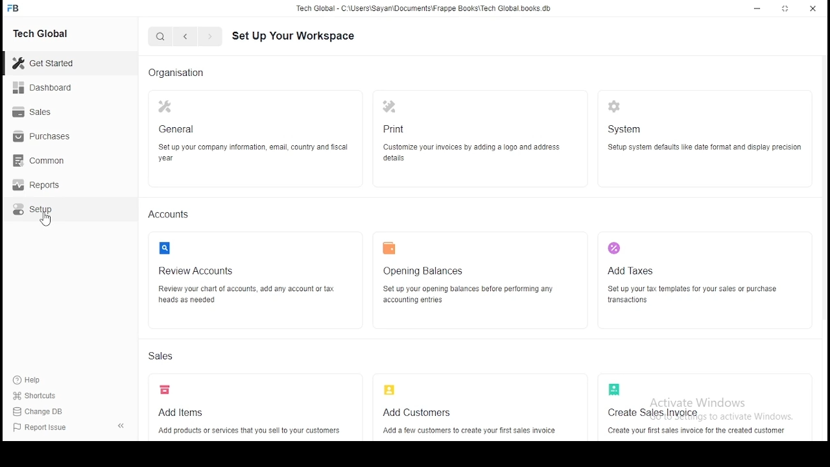 This screenshot has height=467, width=830. What do you see at coordinates (163, 358) in the screenshot?
I see `Sales ` at bounding box center [163, 358].